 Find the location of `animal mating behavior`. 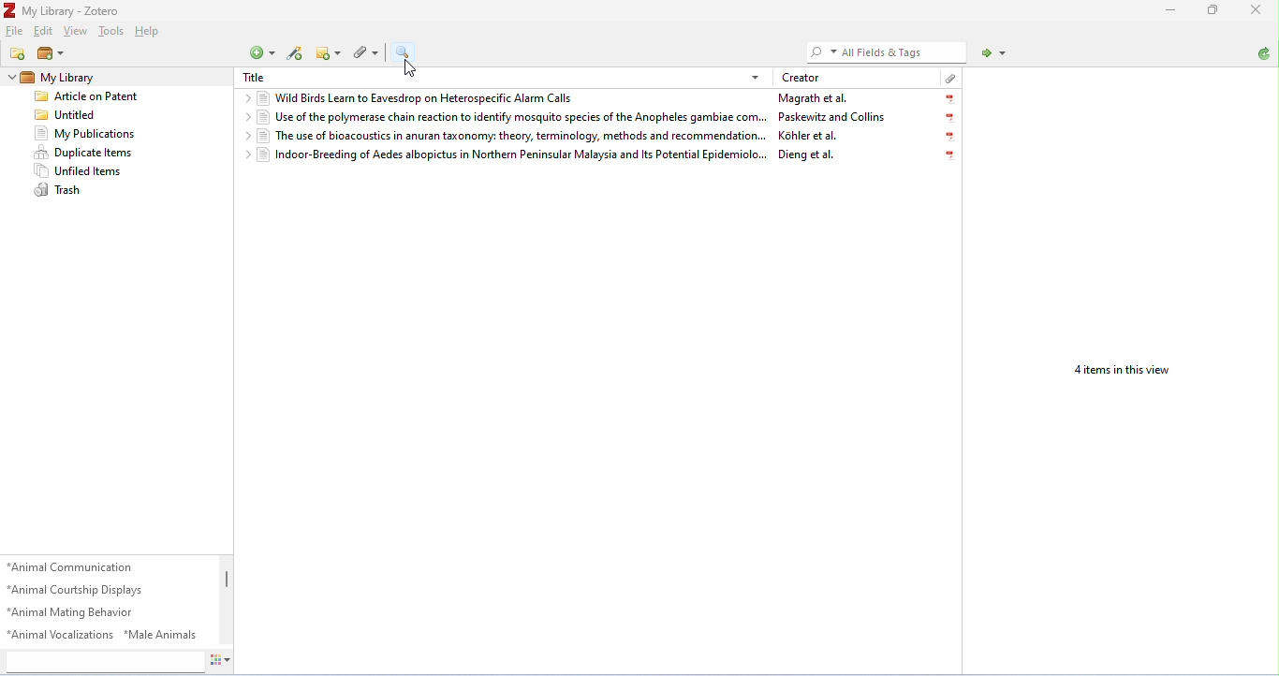

animal mating behavior is located at coordinates (72, 612).